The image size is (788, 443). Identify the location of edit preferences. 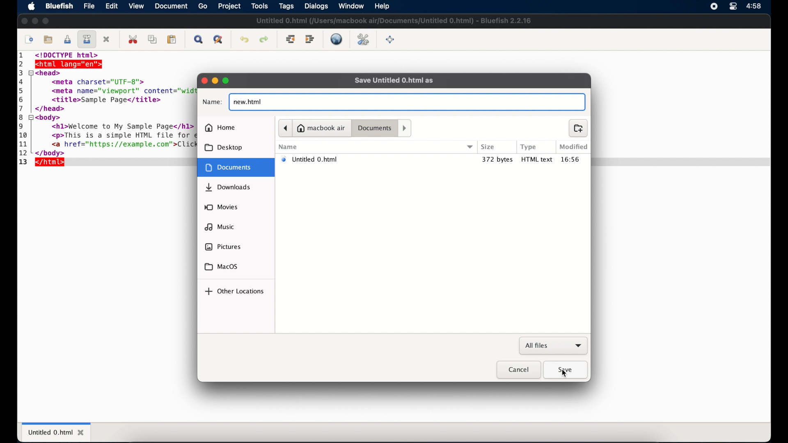
(363, 39).